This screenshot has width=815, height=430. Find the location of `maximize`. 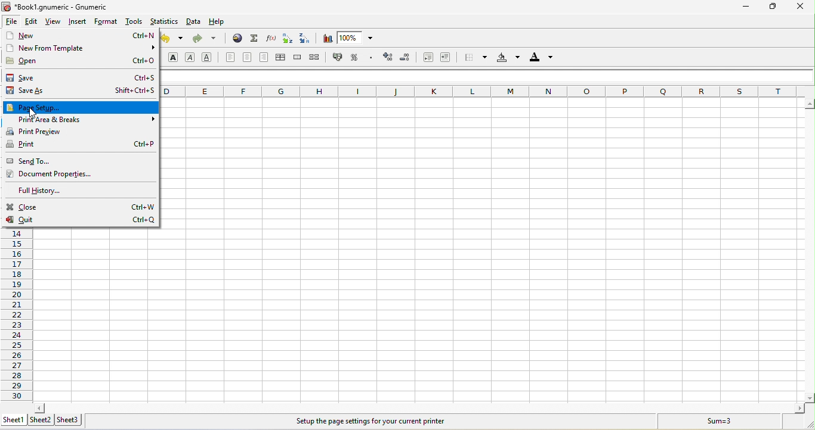

maximize is located at coordinates (770, 7).